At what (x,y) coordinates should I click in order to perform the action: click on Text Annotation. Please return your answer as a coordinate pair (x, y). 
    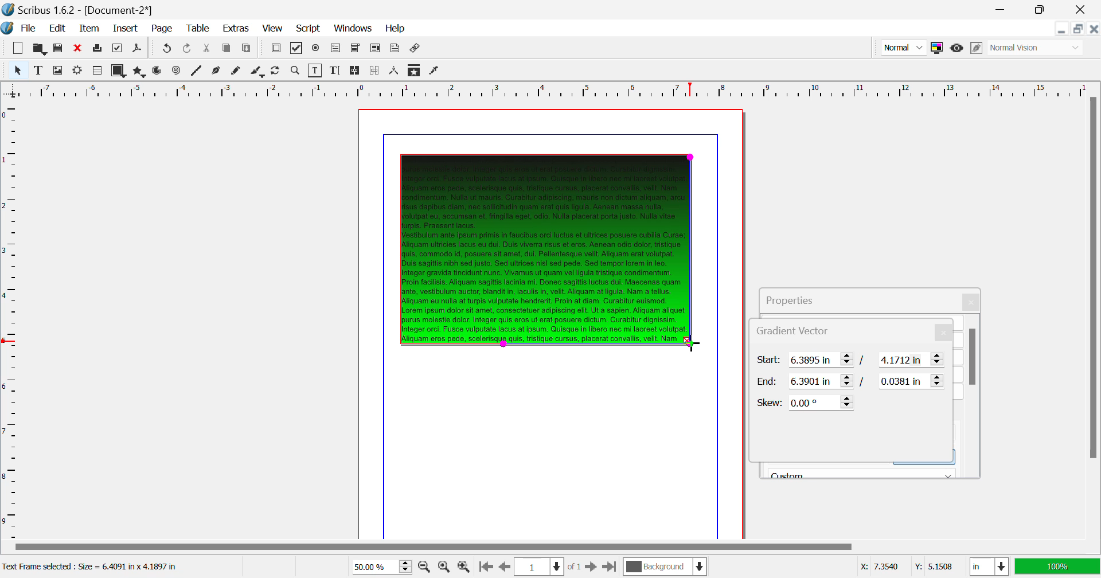
    Looking at the image, I should click on (395, 49).